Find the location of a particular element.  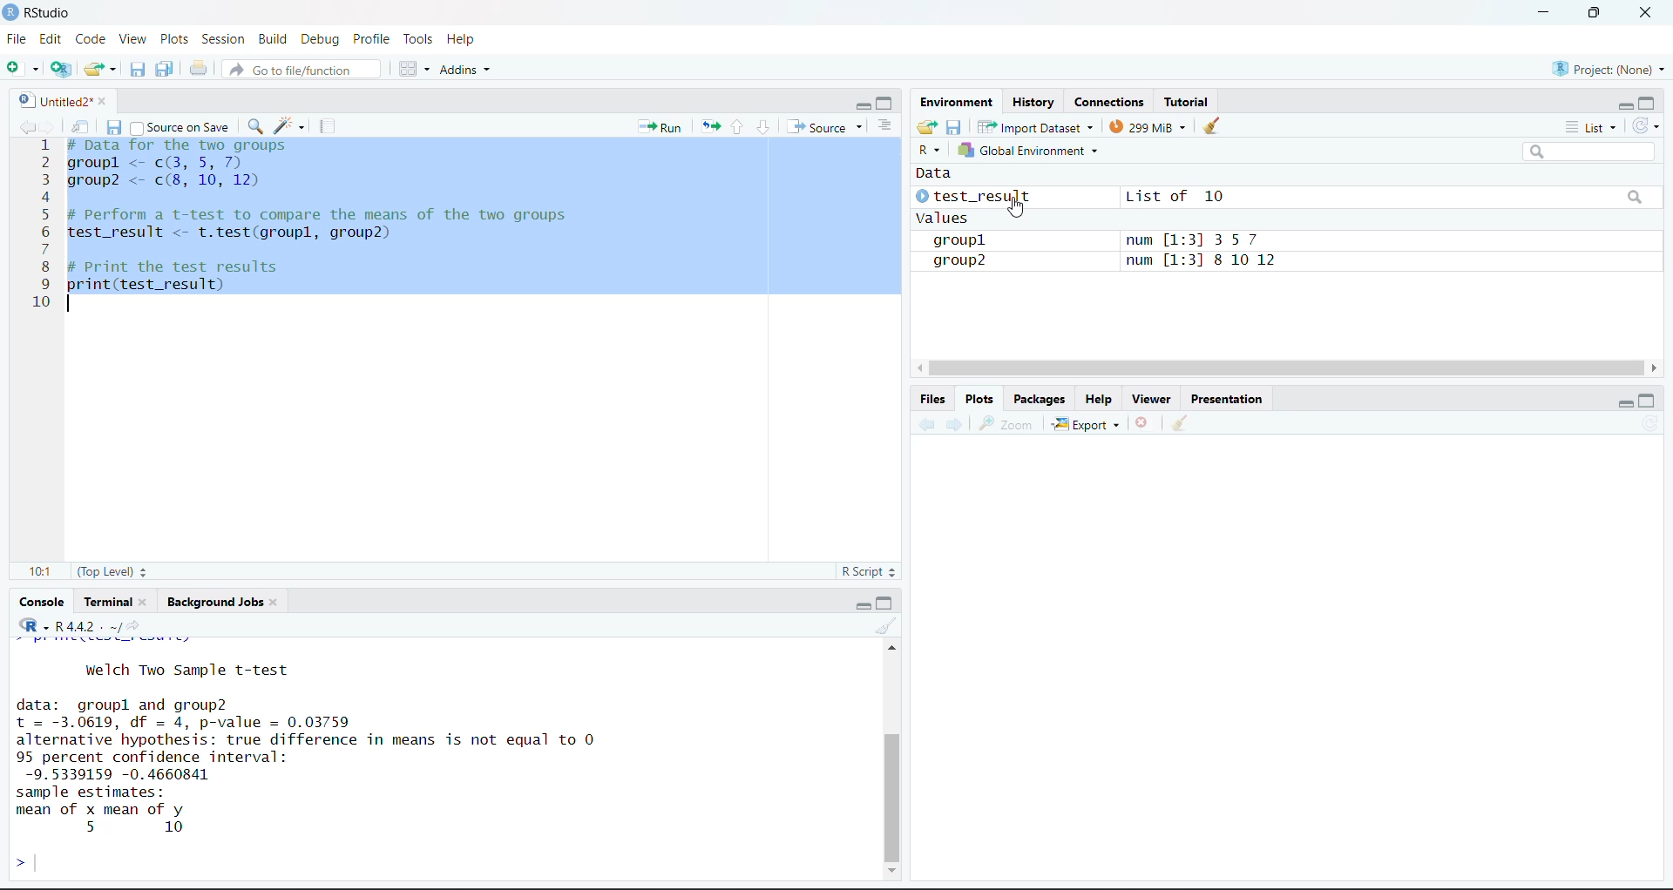

Connections is located at coordinates (1114, 102).